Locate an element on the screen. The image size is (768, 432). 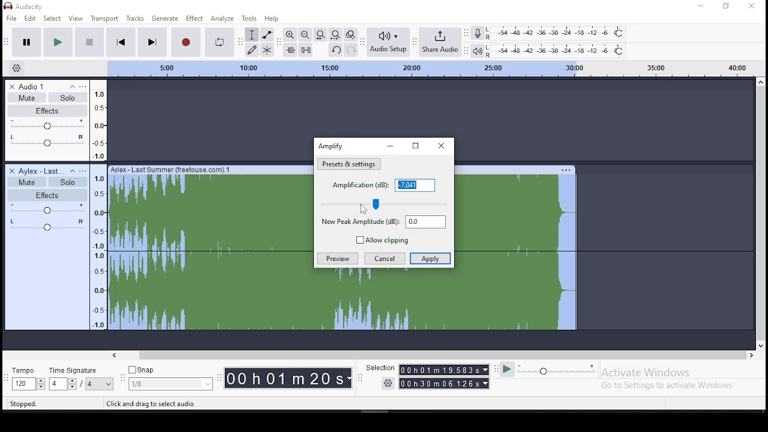
audio track name is located at coordinates (41, 85).